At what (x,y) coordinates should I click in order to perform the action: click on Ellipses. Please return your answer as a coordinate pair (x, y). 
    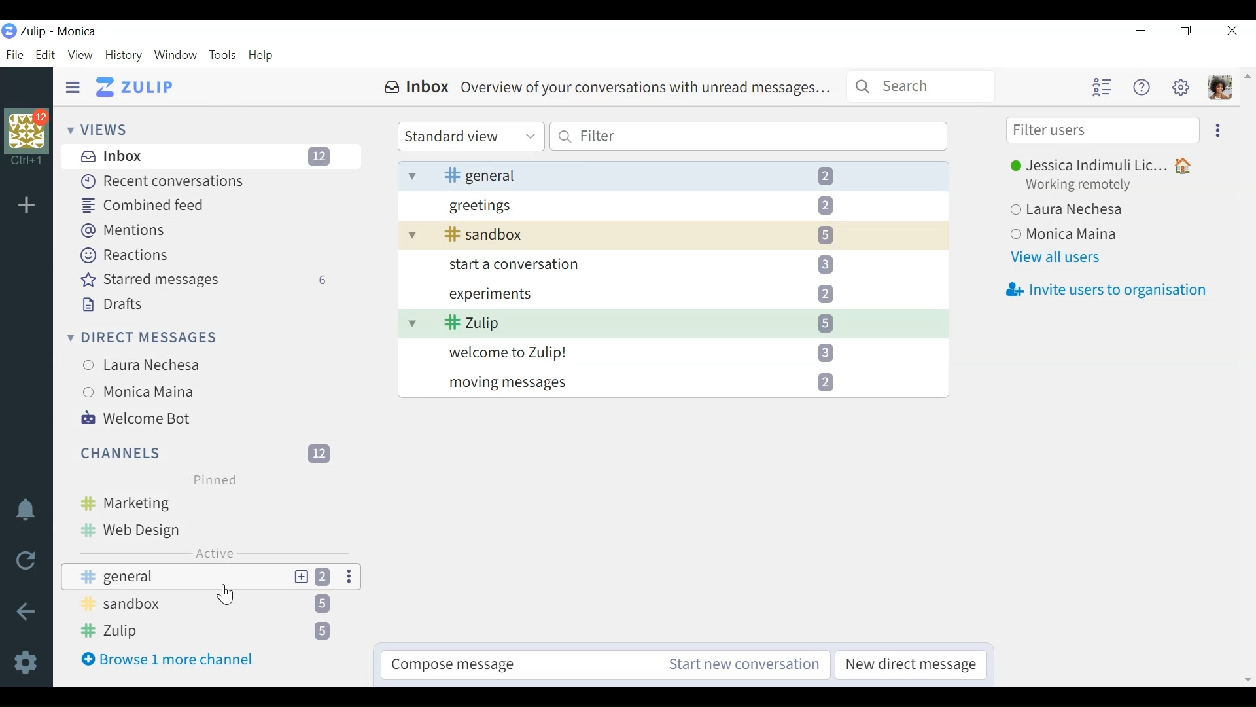
    Looking at the image, I should click on (350, 577).